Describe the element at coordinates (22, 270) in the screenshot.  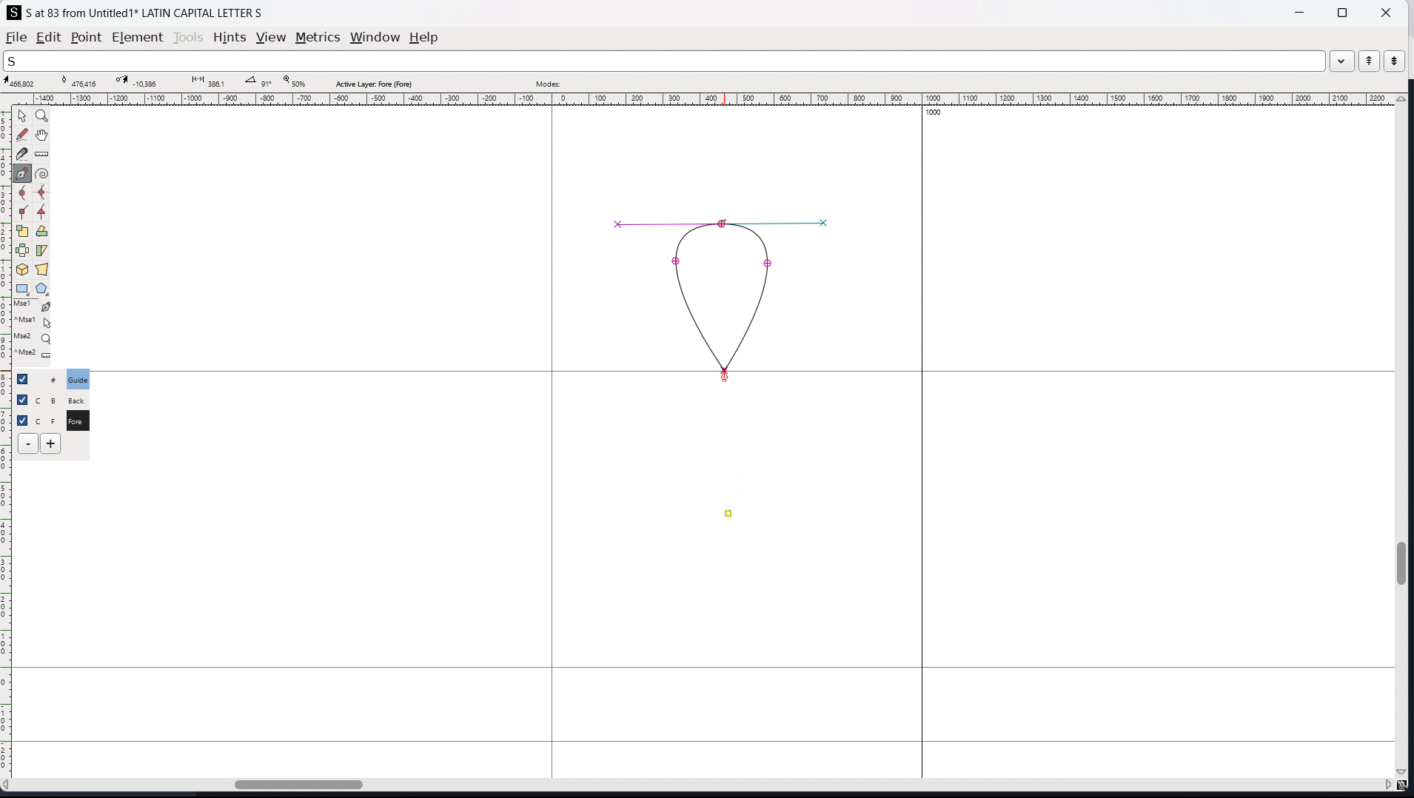
I see `rotate the selection in 3D and project back to plane ` at that location.